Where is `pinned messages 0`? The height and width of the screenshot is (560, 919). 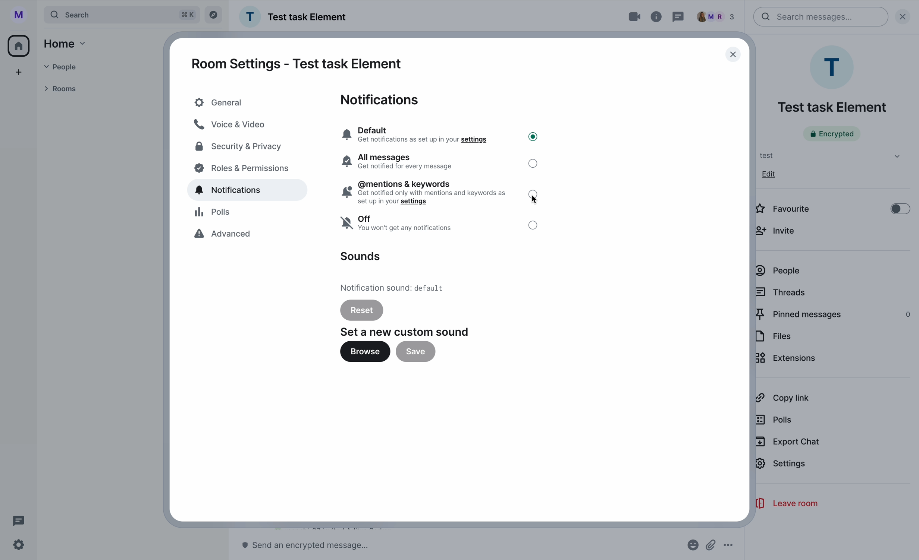
pinned messages 0 is located at coordinates (834, 315).